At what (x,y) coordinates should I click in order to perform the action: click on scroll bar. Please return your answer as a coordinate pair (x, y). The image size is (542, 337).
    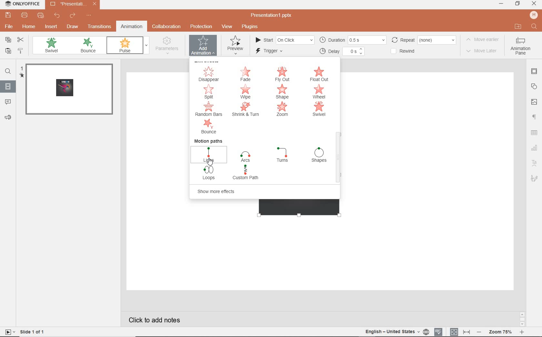
    Looking at the image, I should click on (523, 320).